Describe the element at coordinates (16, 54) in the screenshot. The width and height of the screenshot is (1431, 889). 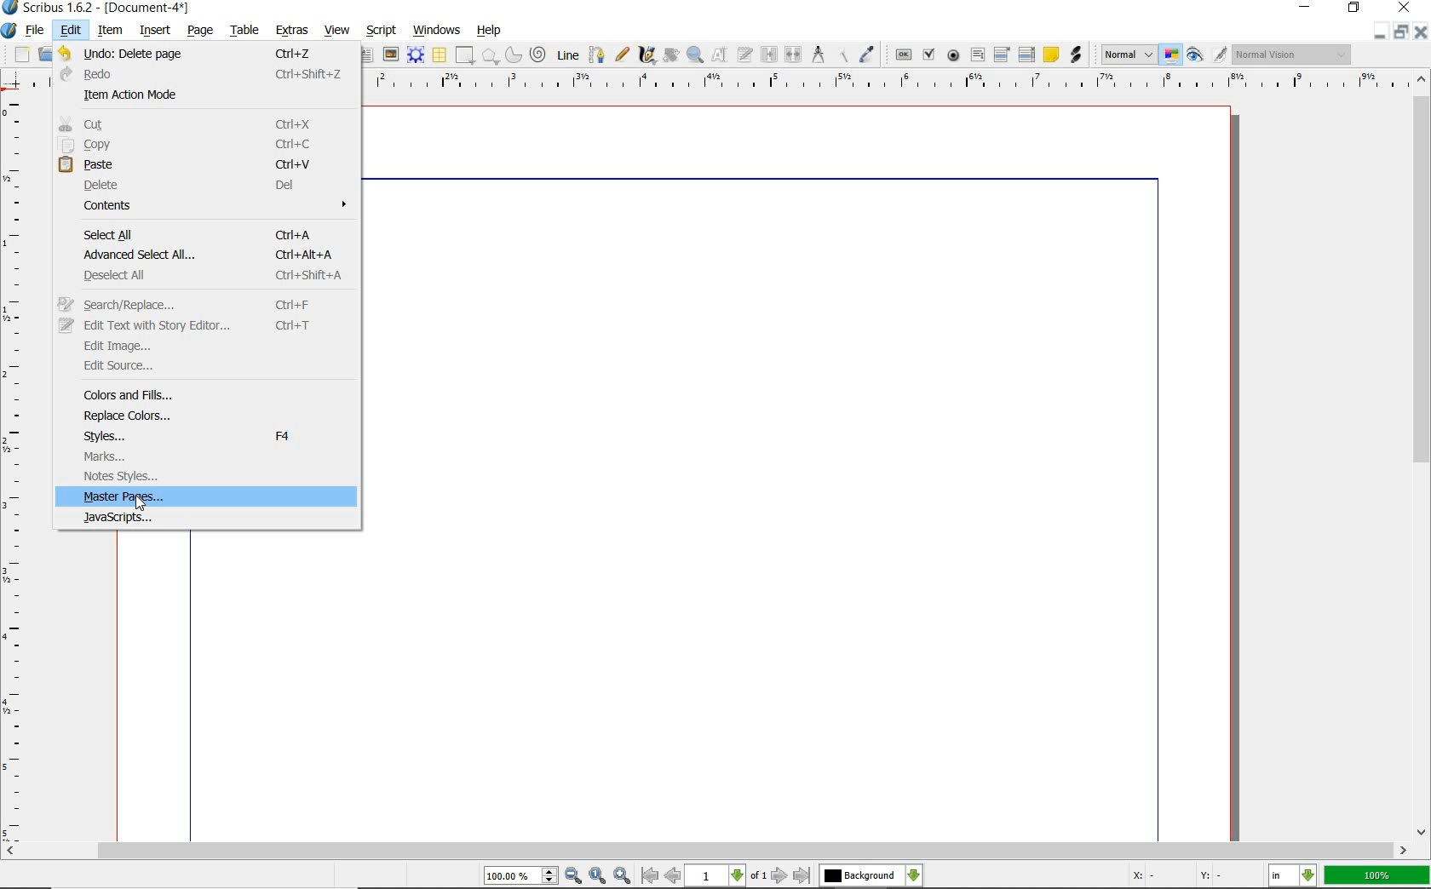
I see `new` at that location.